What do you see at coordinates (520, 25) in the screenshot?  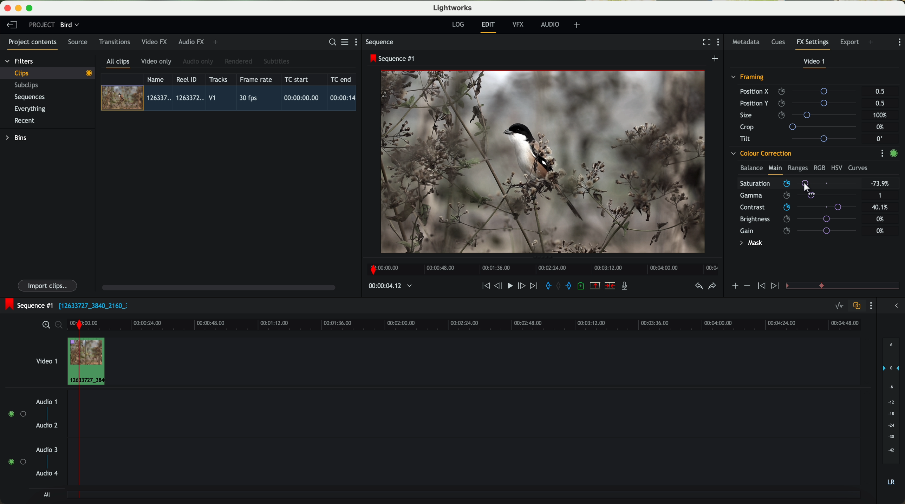 I see `VFX` at bounding box center [520, 25].